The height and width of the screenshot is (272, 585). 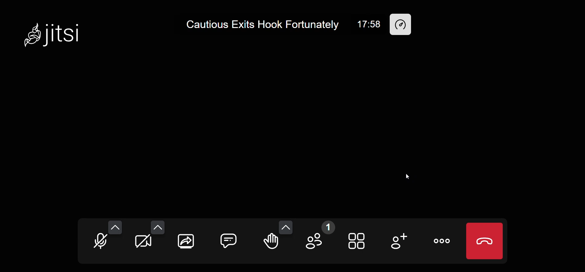 What do you see at coordinates (158, 227) in the screenshot?
I see `more camera option` at bounding box center [158, 227].